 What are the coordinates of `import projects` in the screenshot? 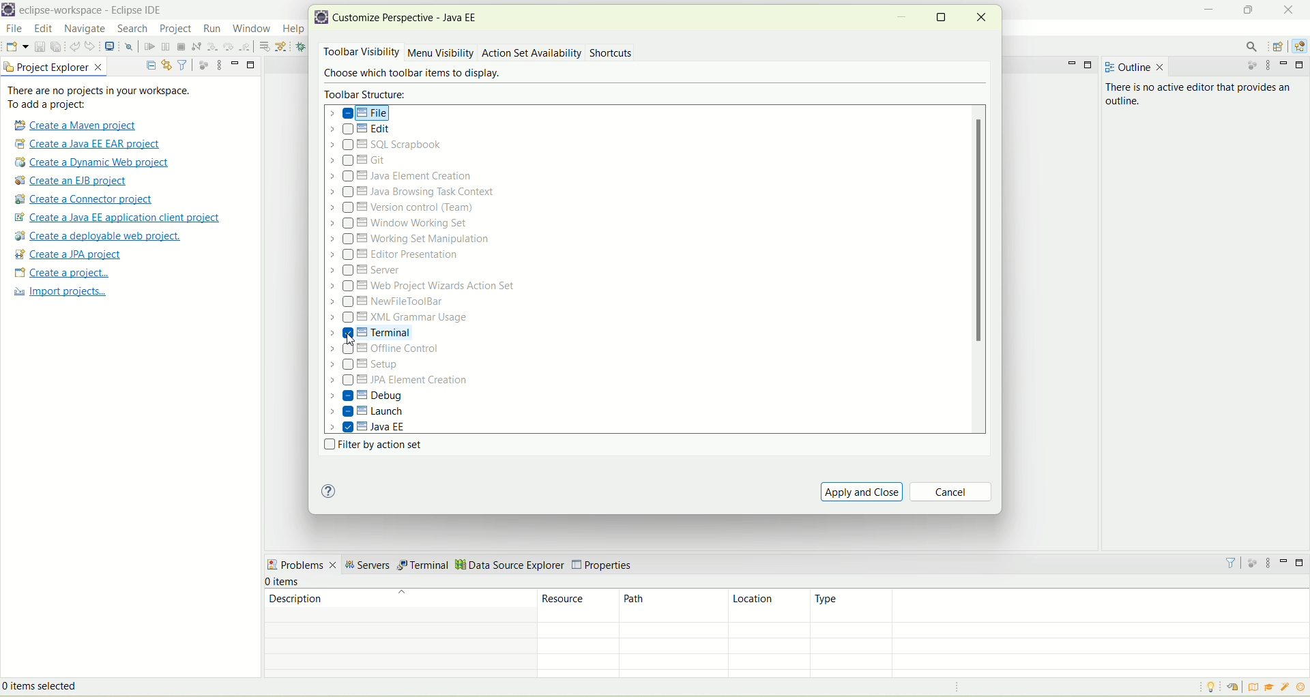 It's located at (59, 293).